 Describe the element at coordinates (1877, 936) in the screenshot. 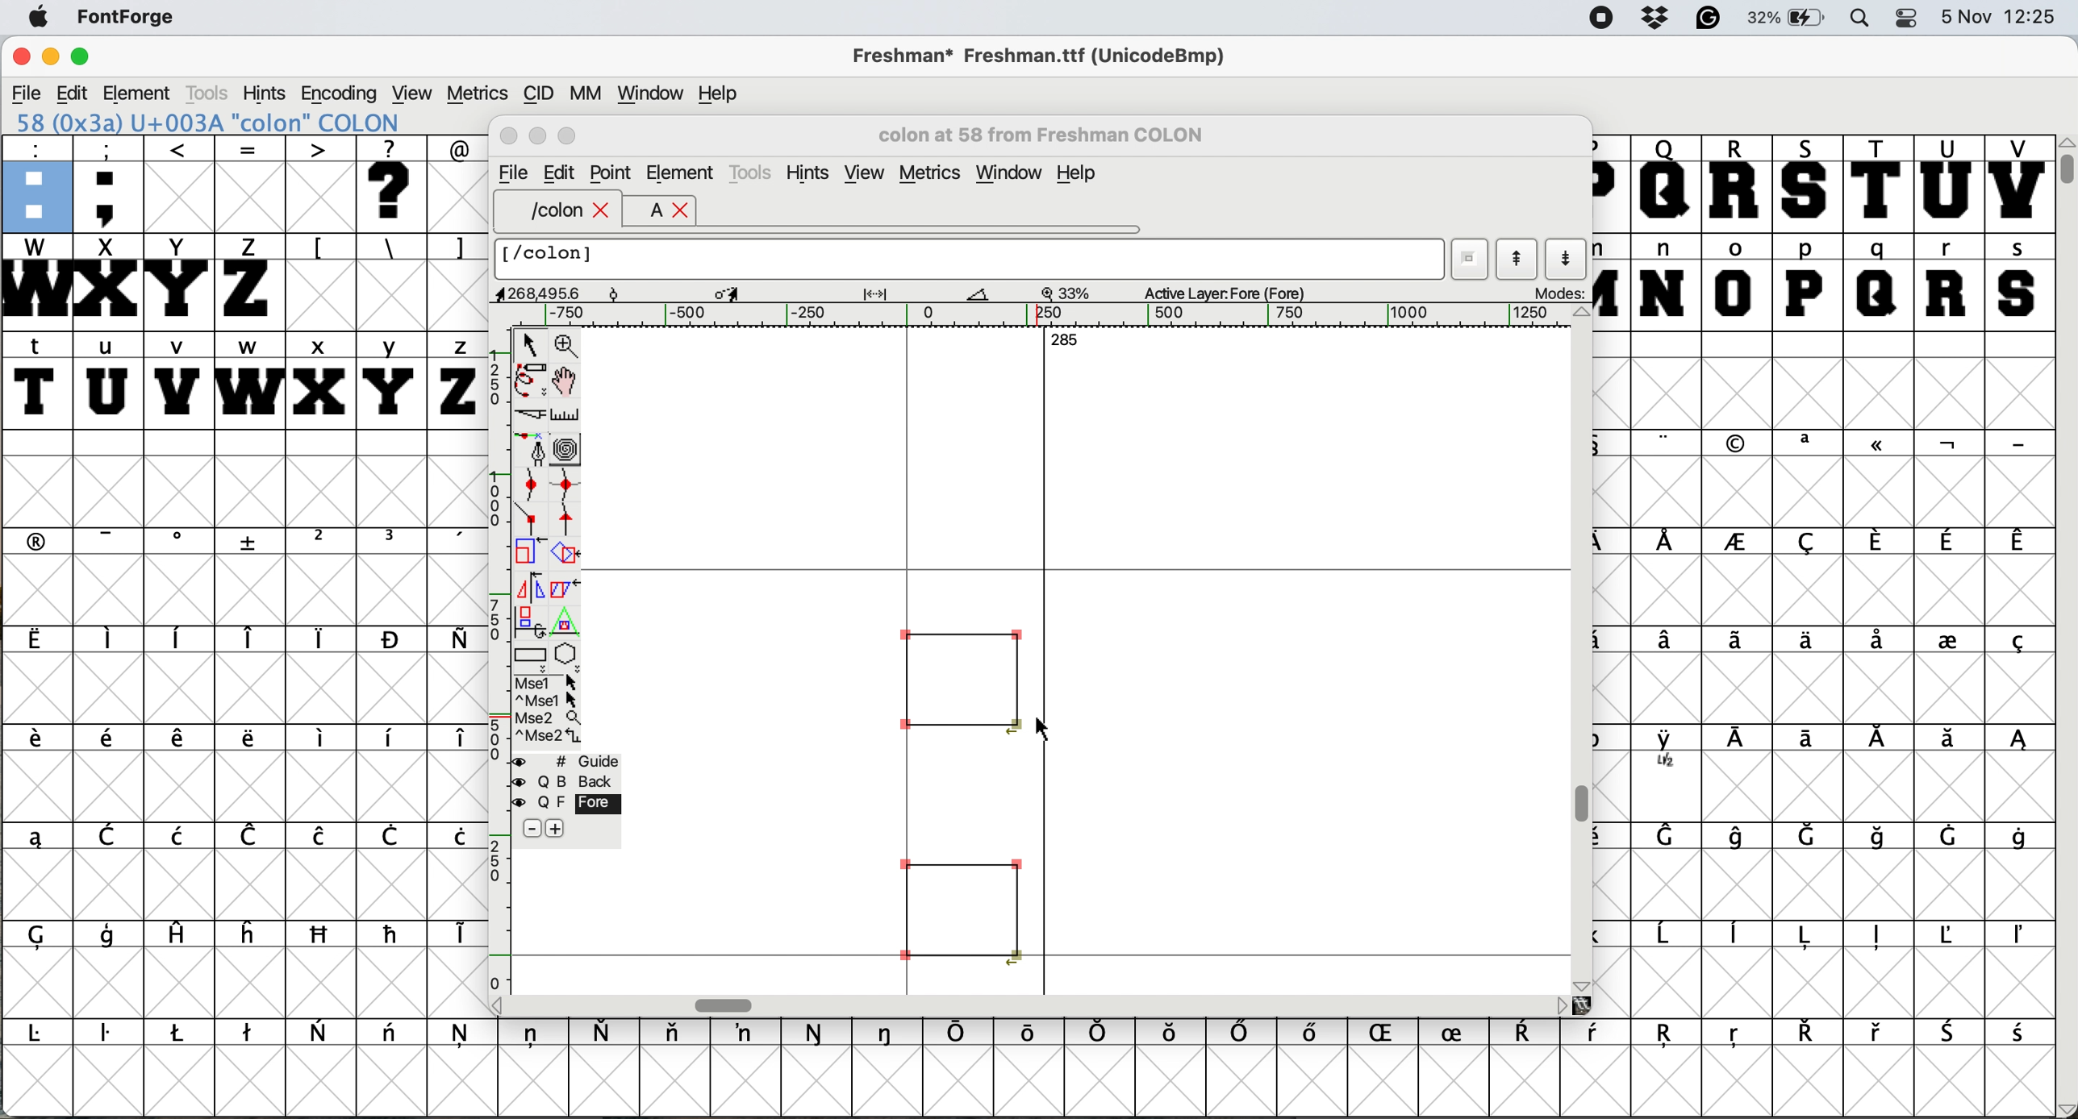

I see `symbol` at that location.